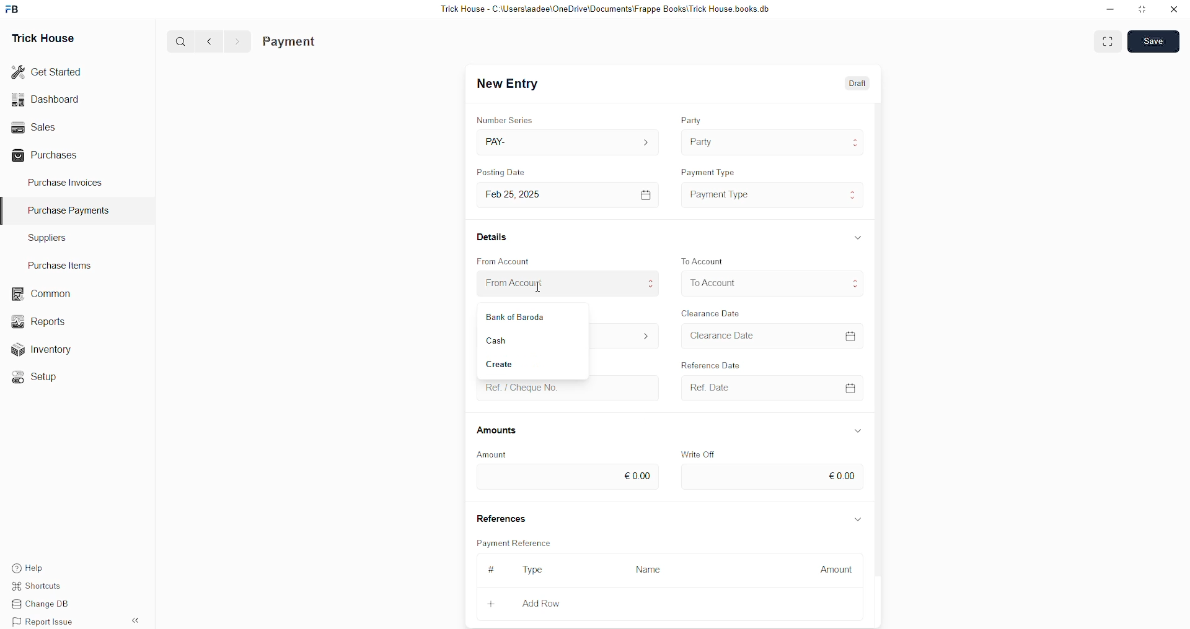  I want to click on minimise window, so click(1141, 11).